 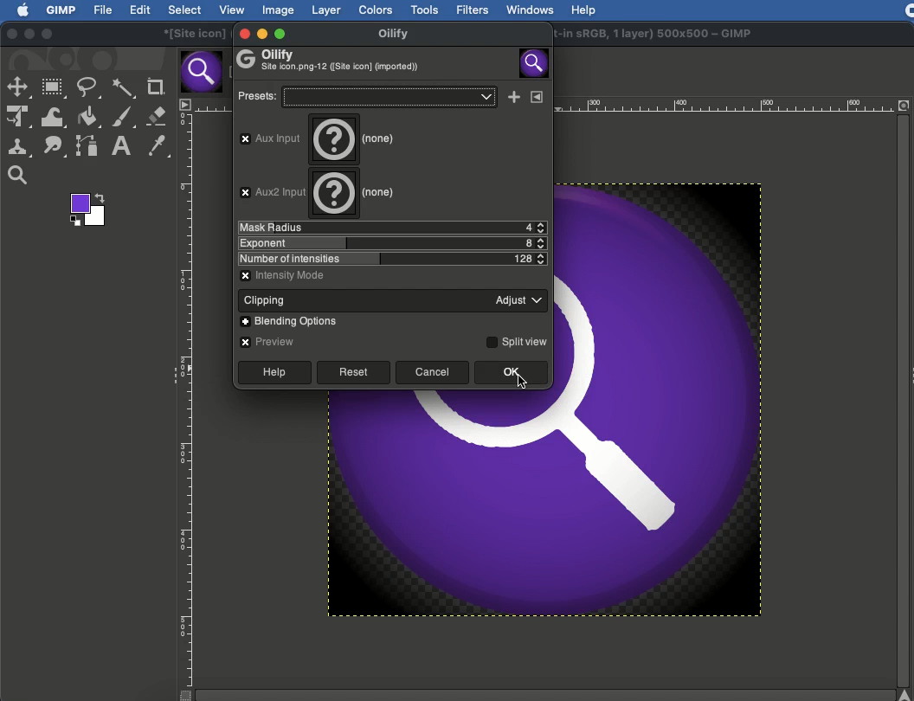 I want to click on Tab, so click(x=200, y=72).